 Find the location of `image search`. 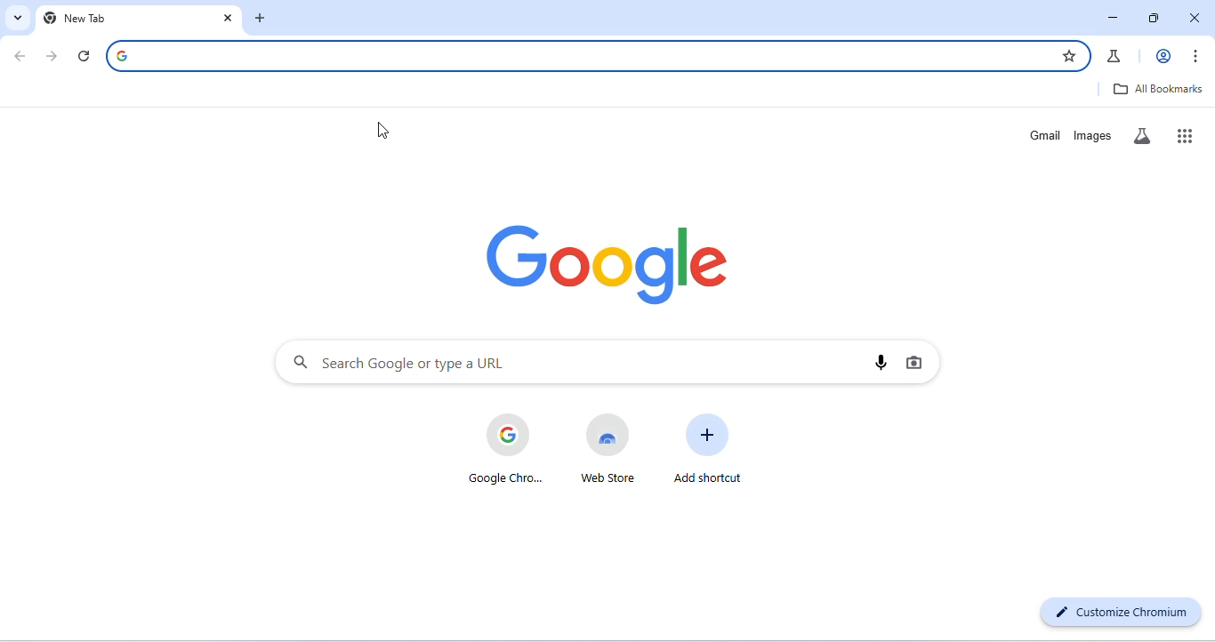

image search is located at coordinates (915, 362).